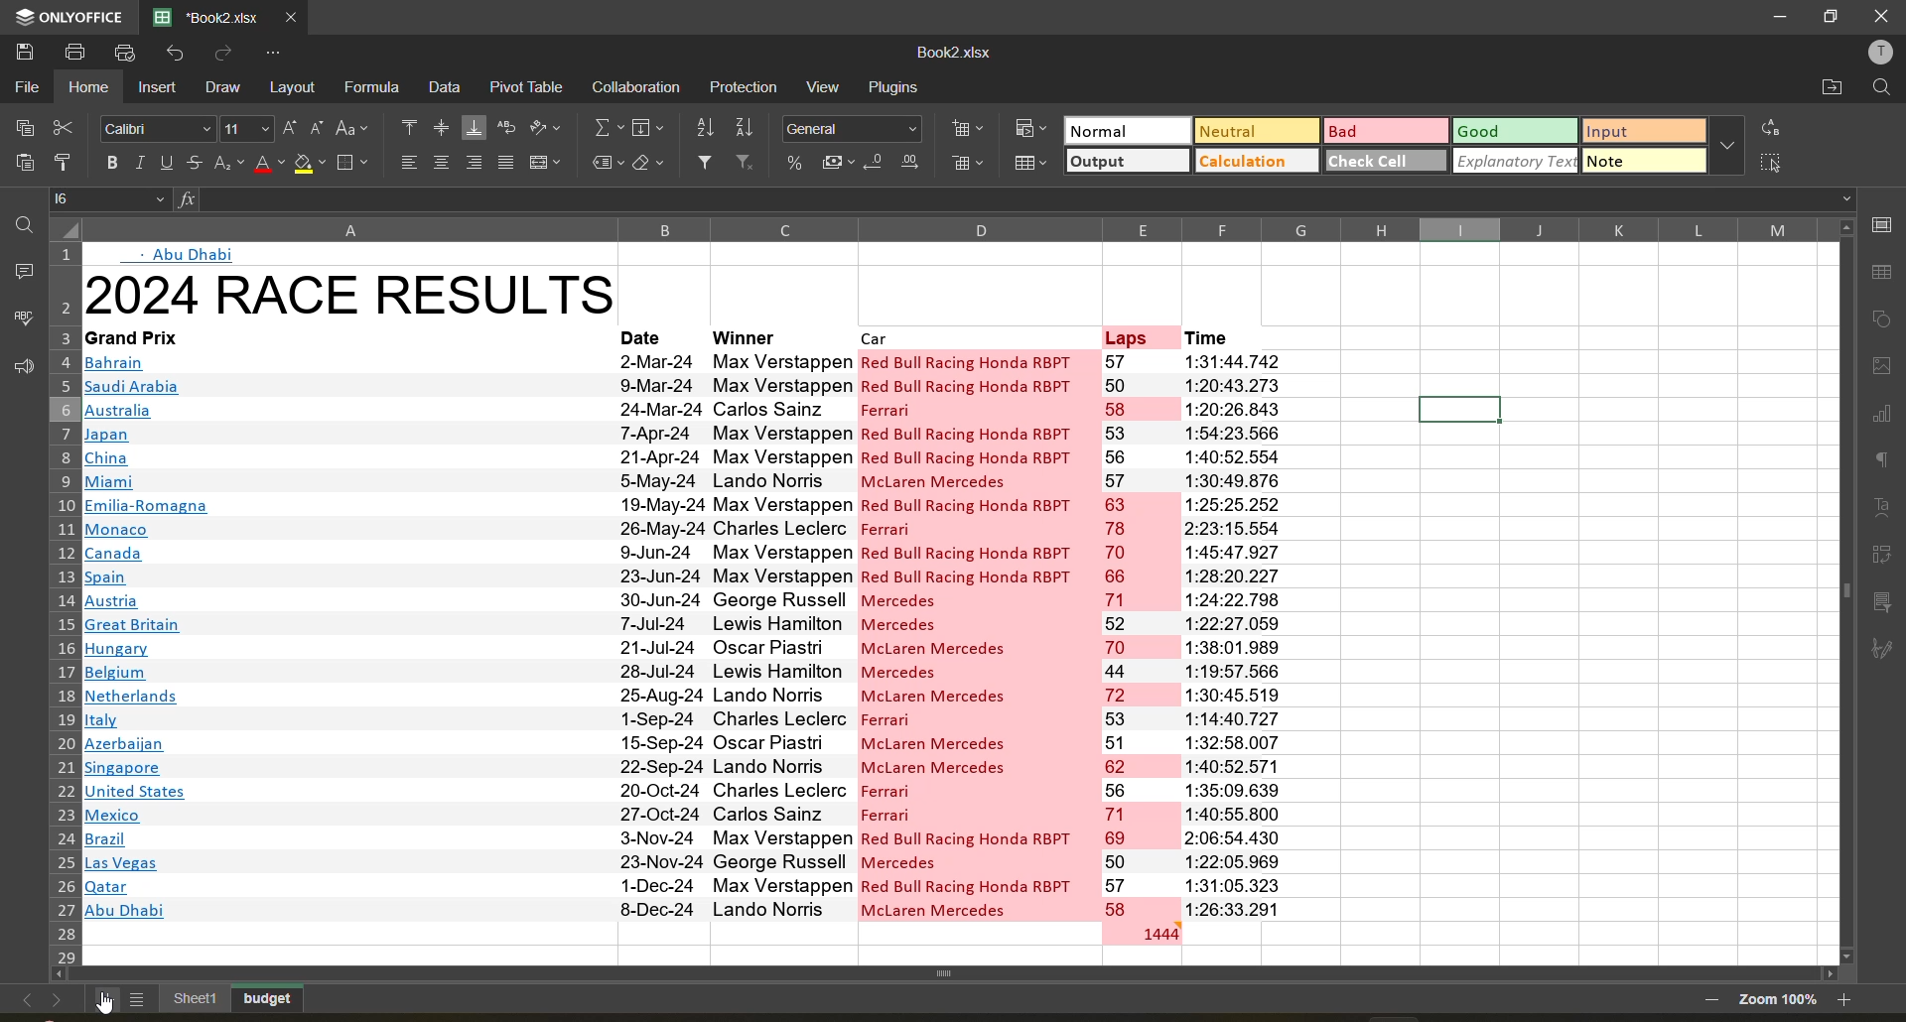  Describe the element at coordinates (115, 164) in the screenshot. I see `bold` at that location.